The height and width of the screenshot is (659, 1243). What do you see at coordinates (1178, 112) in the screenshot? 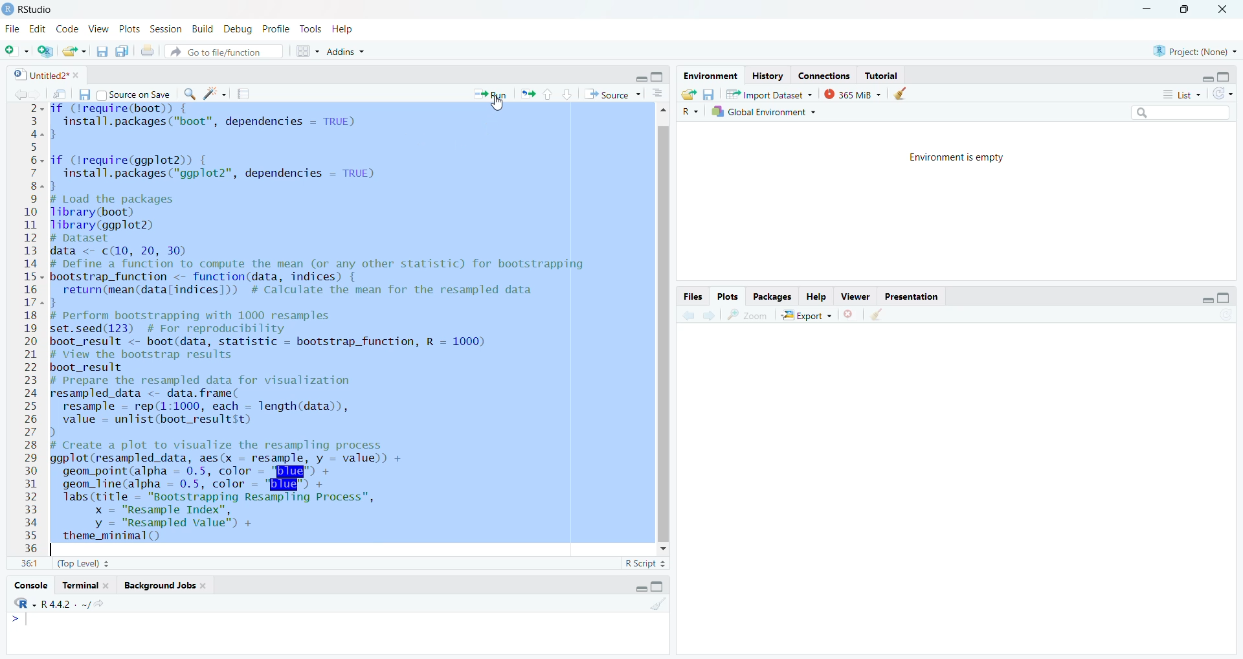
I see `search bar` at bounding box center [1178, 112].